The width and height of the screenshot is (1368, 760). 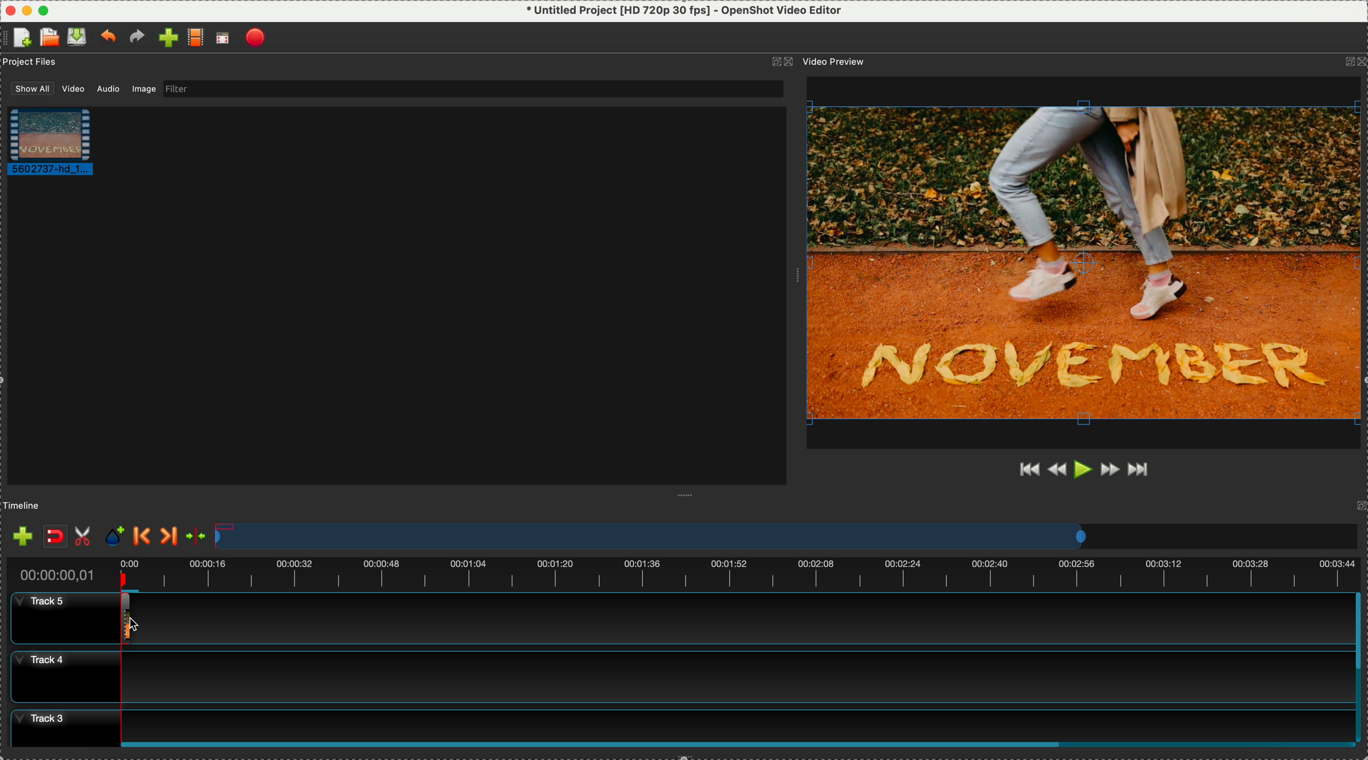 What do you see at coordinates (1083, 470) in the screenshot?
I see `play` at bounding box center [1083, 470].